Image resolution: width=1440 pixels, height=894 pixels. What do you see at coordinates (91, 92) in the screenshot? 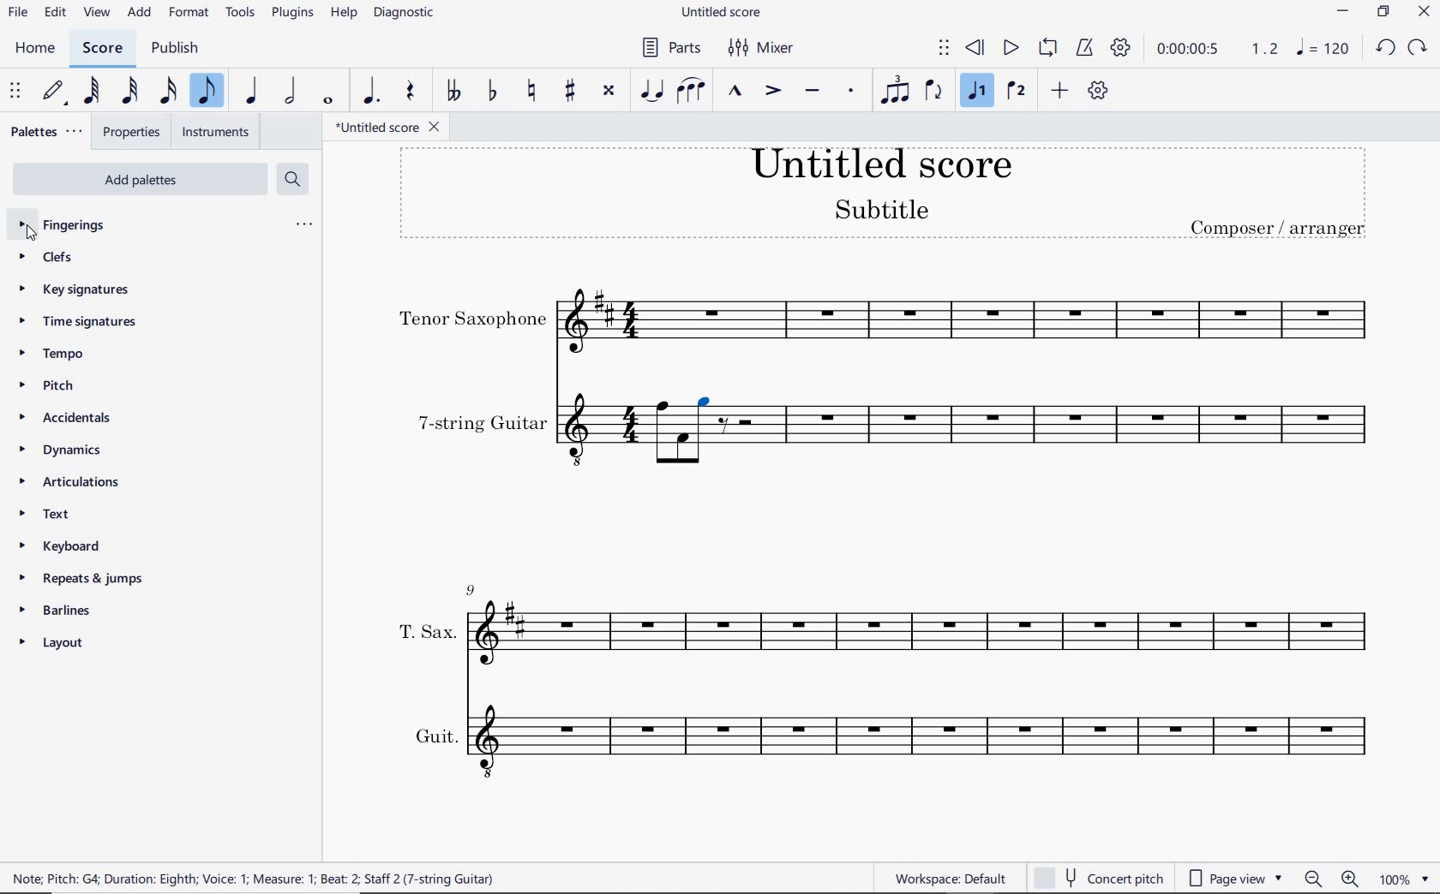
I see `64TH NOTE` at bounding box center [91, 92].